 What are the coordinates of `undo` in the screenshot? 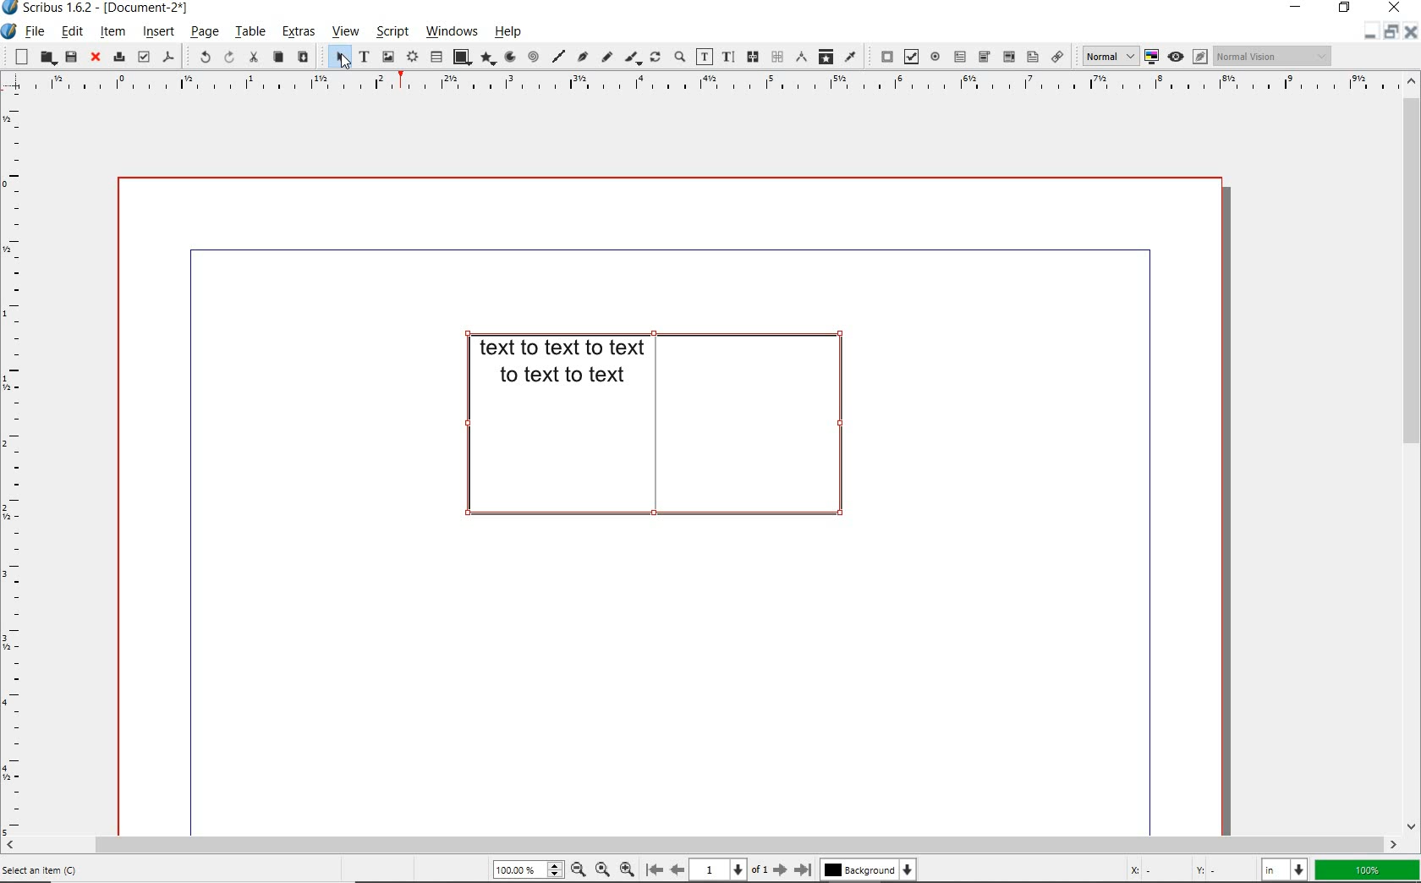 It's located at (201, 57).